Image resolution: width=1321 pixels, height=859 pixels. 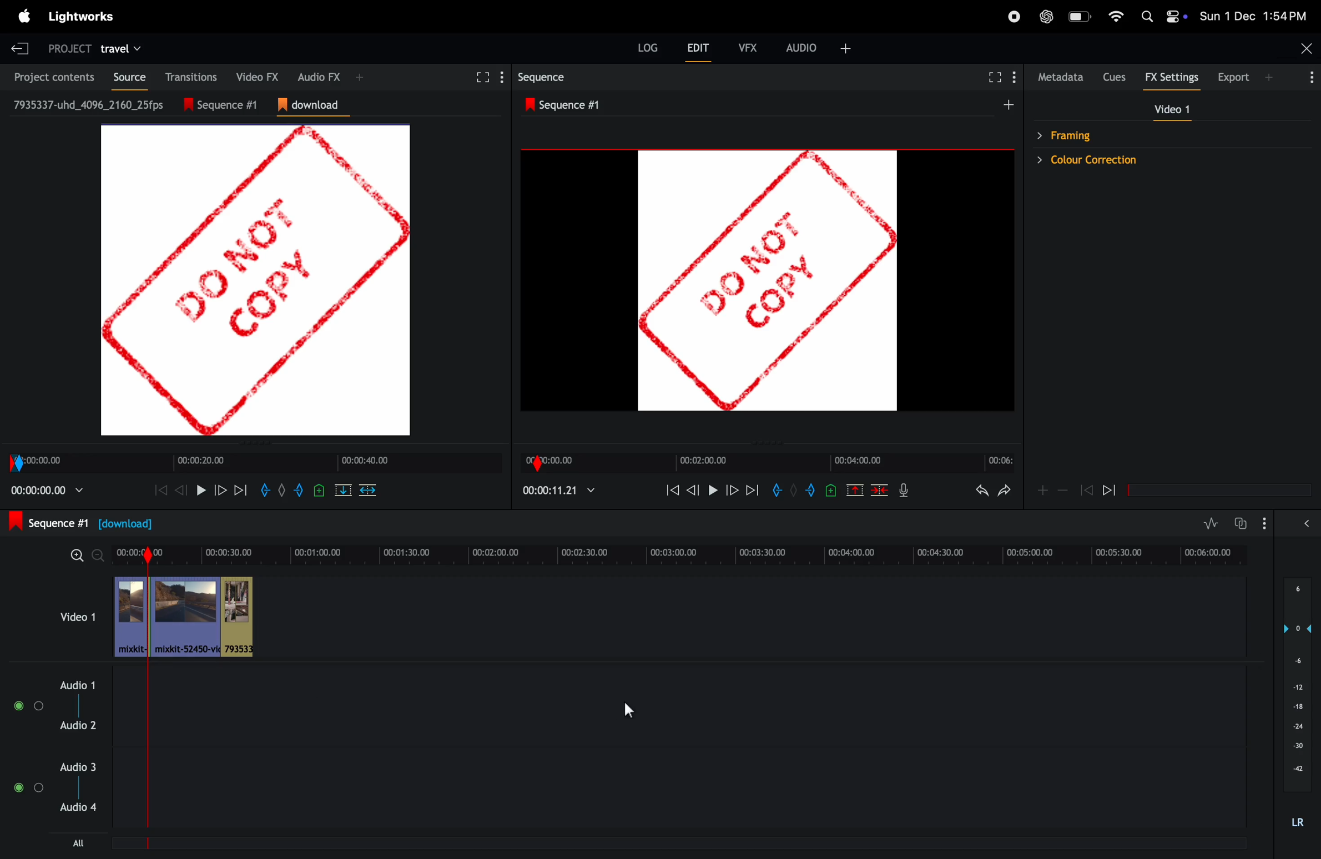 What do you see at coordinates (179, 490) in the screenshot?
I see `rewind` at bounding box center [179, 490].